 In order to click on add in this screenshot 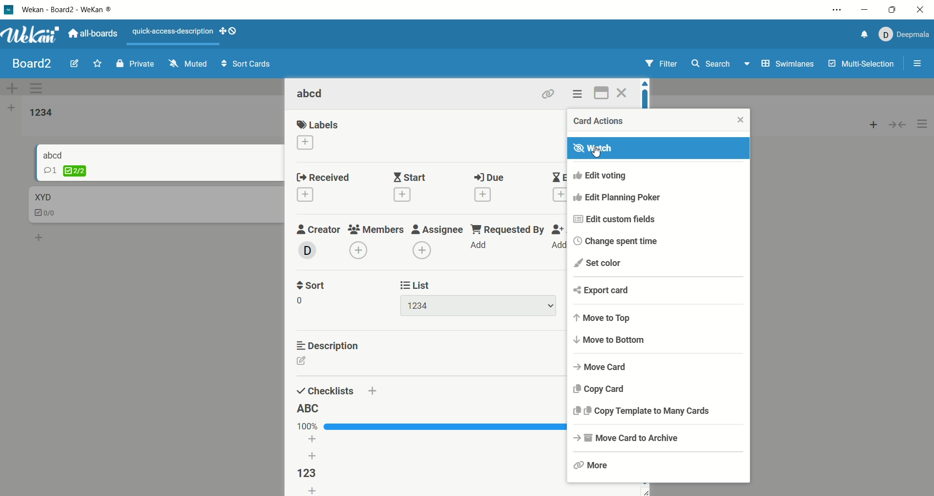, I will do `click(372, 391)`.